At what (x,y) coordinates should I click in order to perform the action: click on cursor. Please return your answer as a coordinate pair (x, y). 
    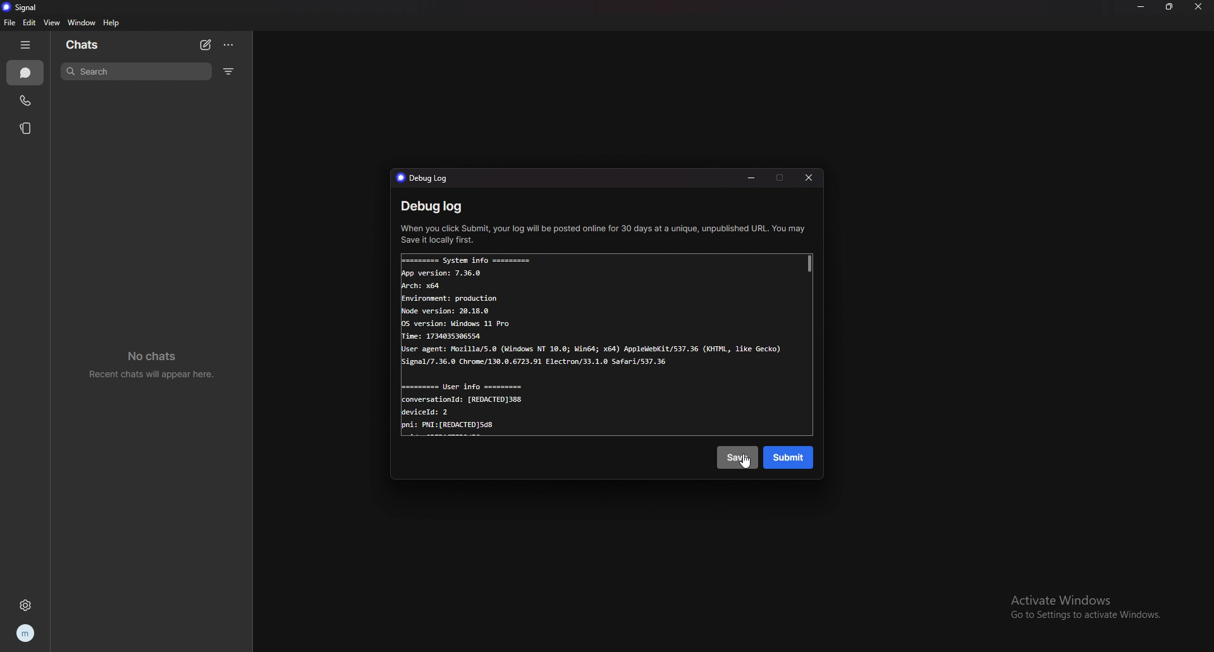
    Looking at the image, I should click on (745, 460).